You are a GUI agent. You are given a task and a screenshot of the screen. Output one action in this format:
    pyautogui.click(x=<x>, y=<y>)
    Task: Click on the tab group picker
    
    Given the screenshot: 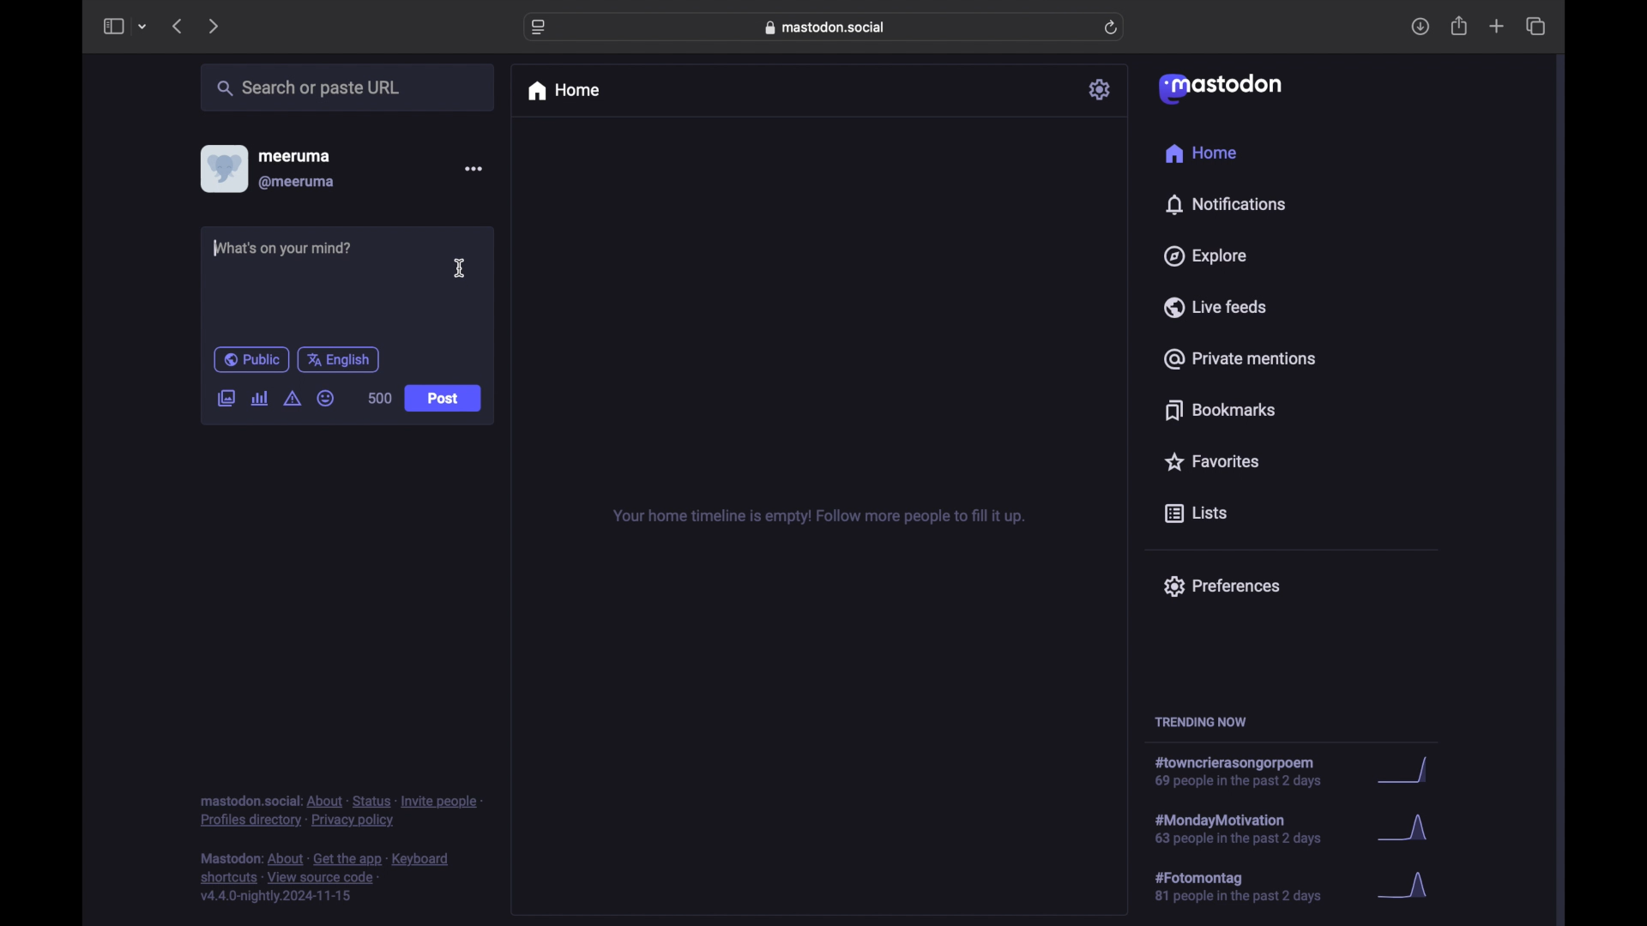 What is the action you would take?
    pyautogui.click(x=142, y=27)
    